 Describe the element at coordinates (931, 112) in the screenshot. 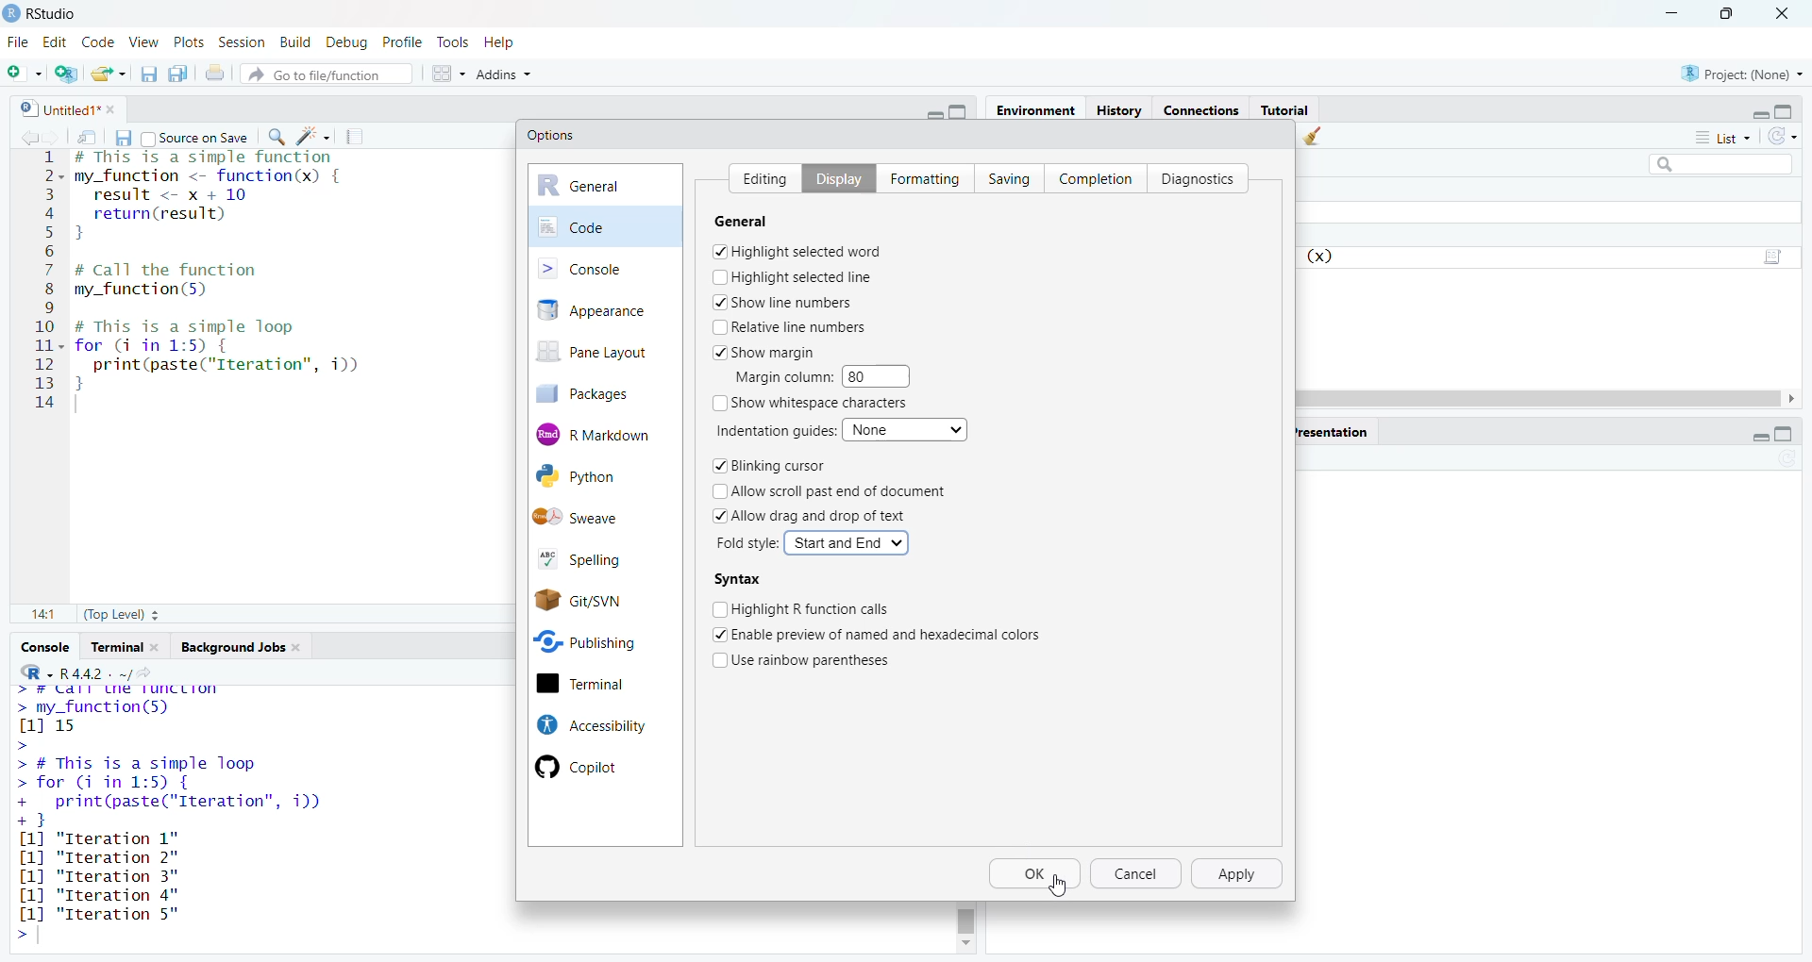

I see `minimize` at that location.